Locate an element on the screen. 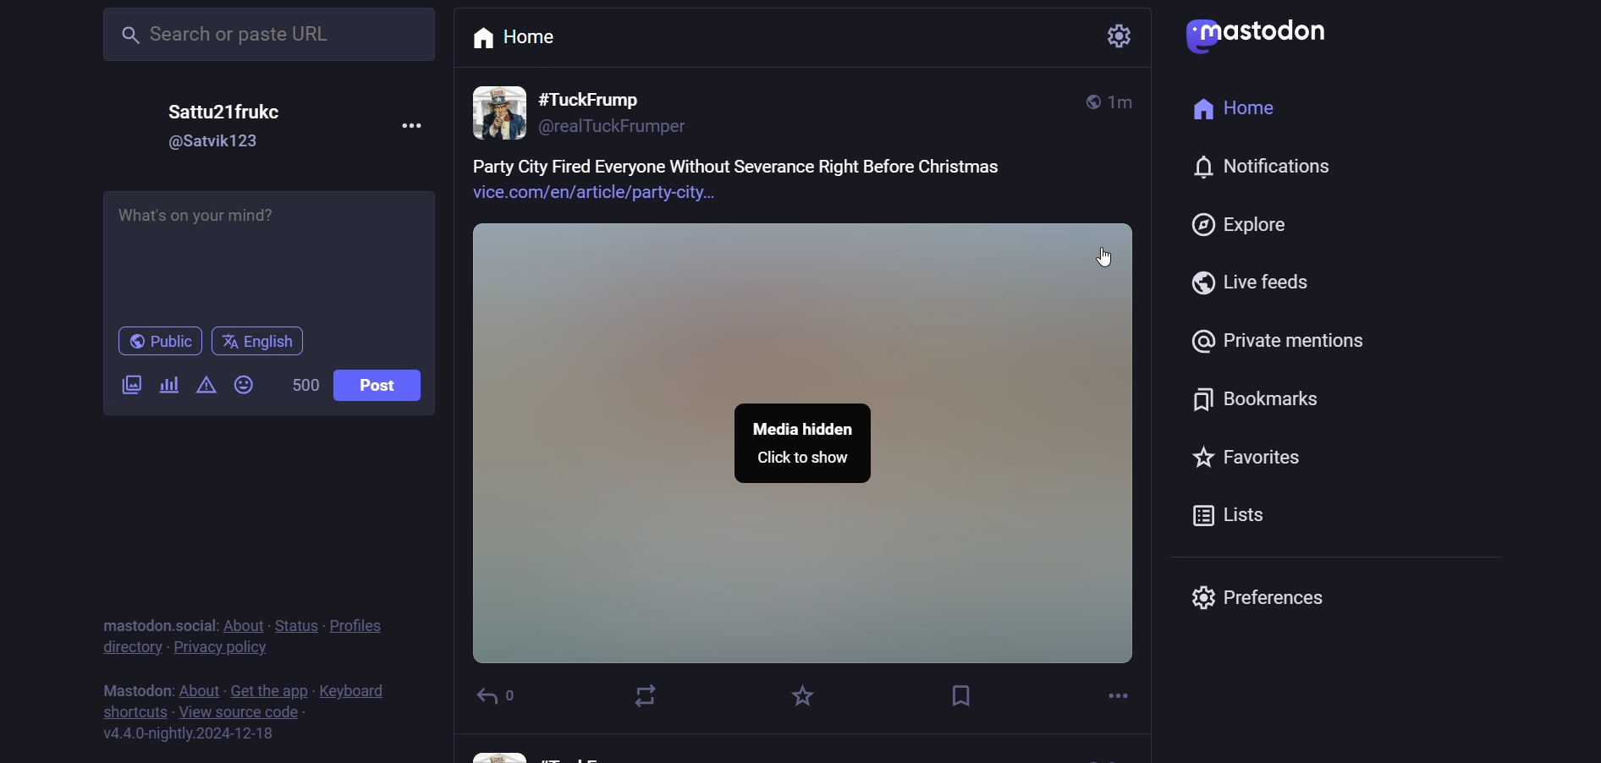 This screenshot has height=763, width=1601. bookmarks is located at coordinates (960, 695).